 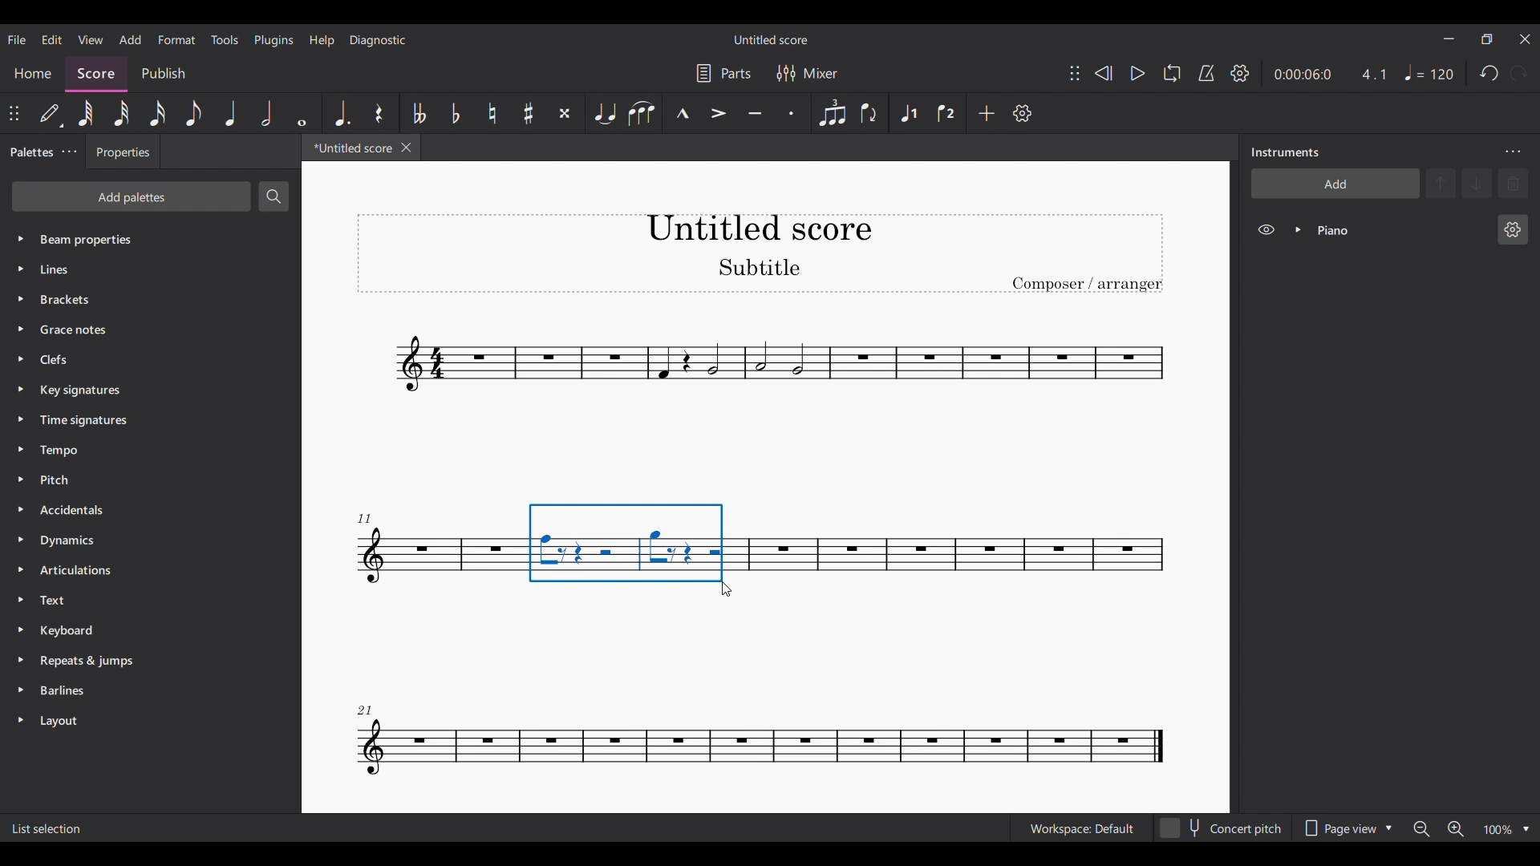 I want to click on Augmentation dot, so click(x=341, y=113).